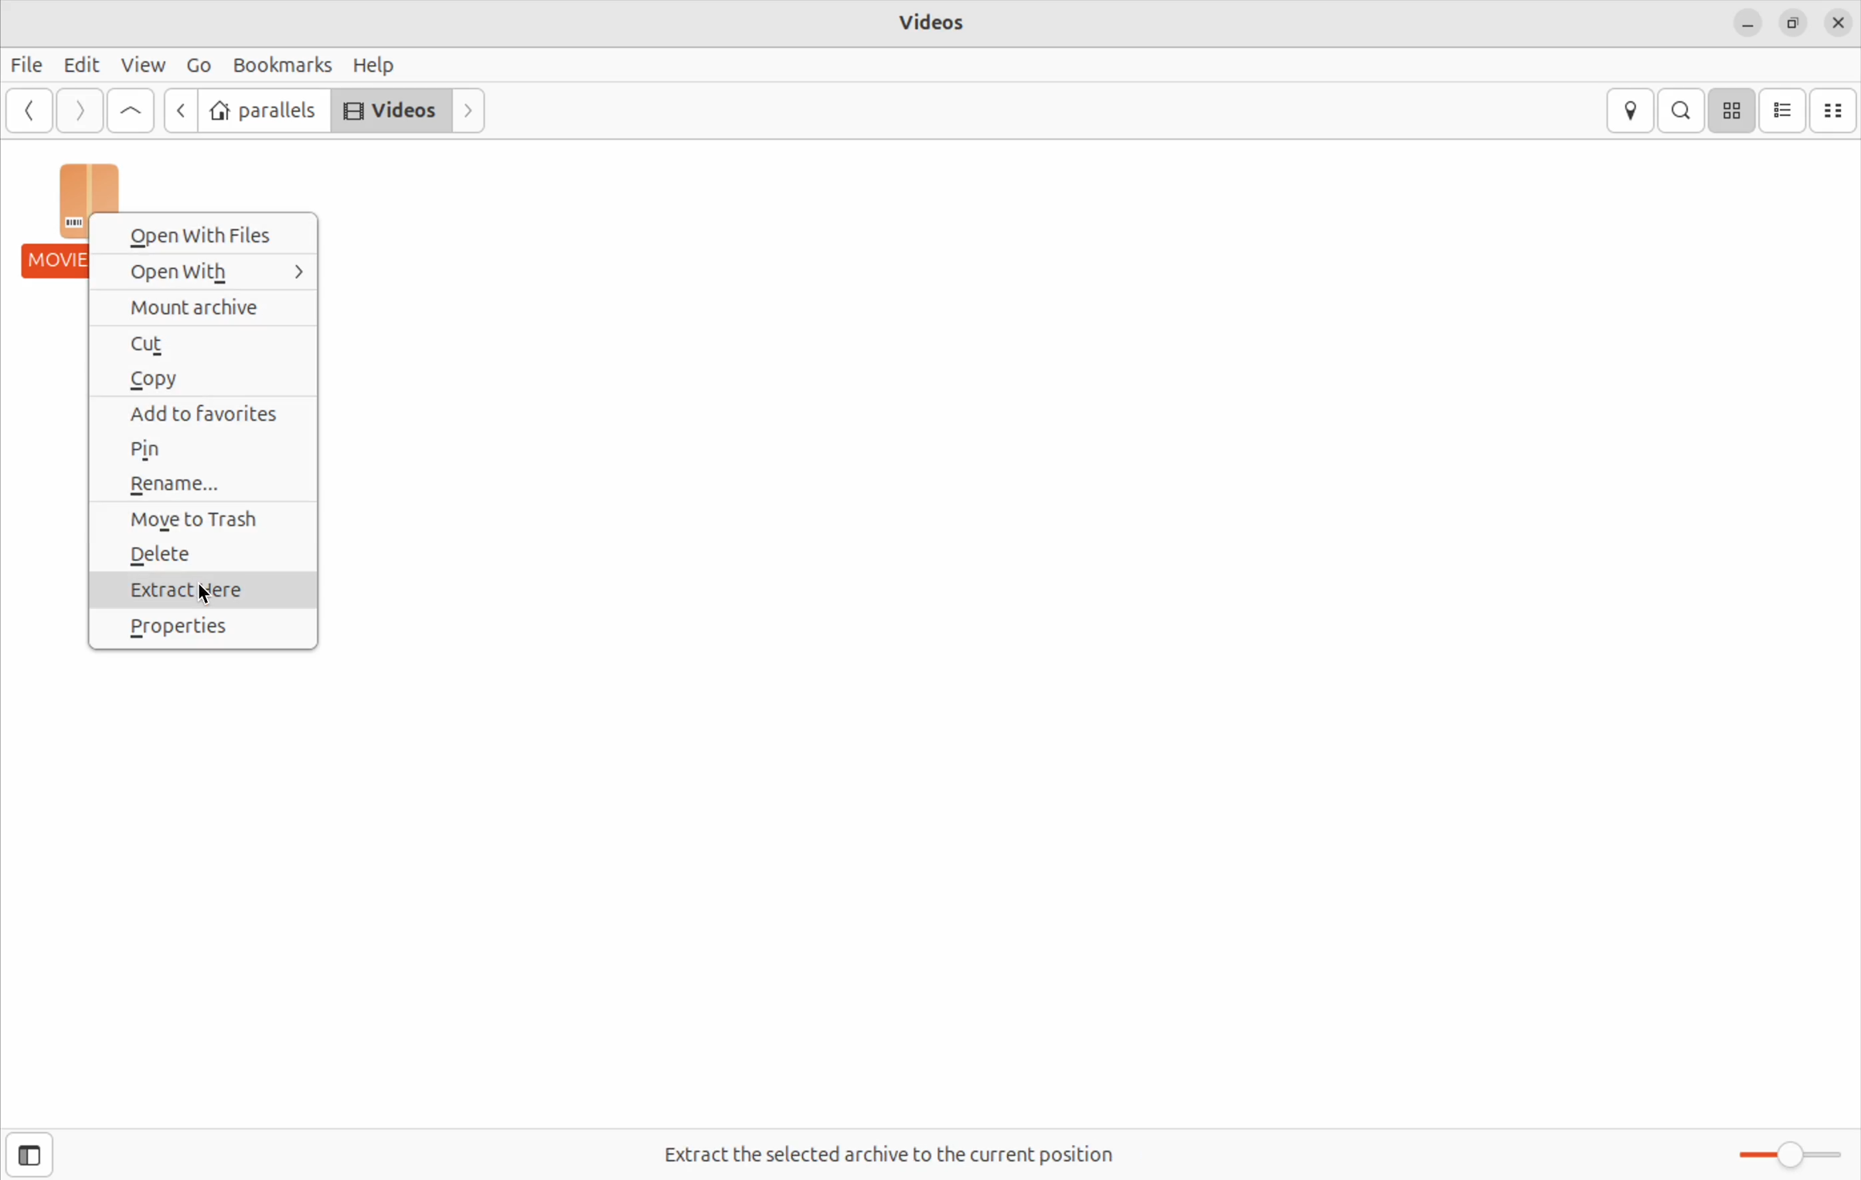 Image resolution: width=1861 pixels, height=1180 pixels. Describe the element at coordinates (207, 342) in the screenshot. I see `cut` at that location.